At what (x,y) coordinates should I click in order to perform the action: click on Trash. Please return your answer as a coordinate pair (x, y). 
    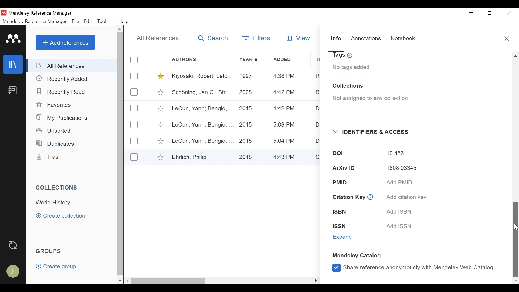
    Looking at the image, I should click on (51, 157).